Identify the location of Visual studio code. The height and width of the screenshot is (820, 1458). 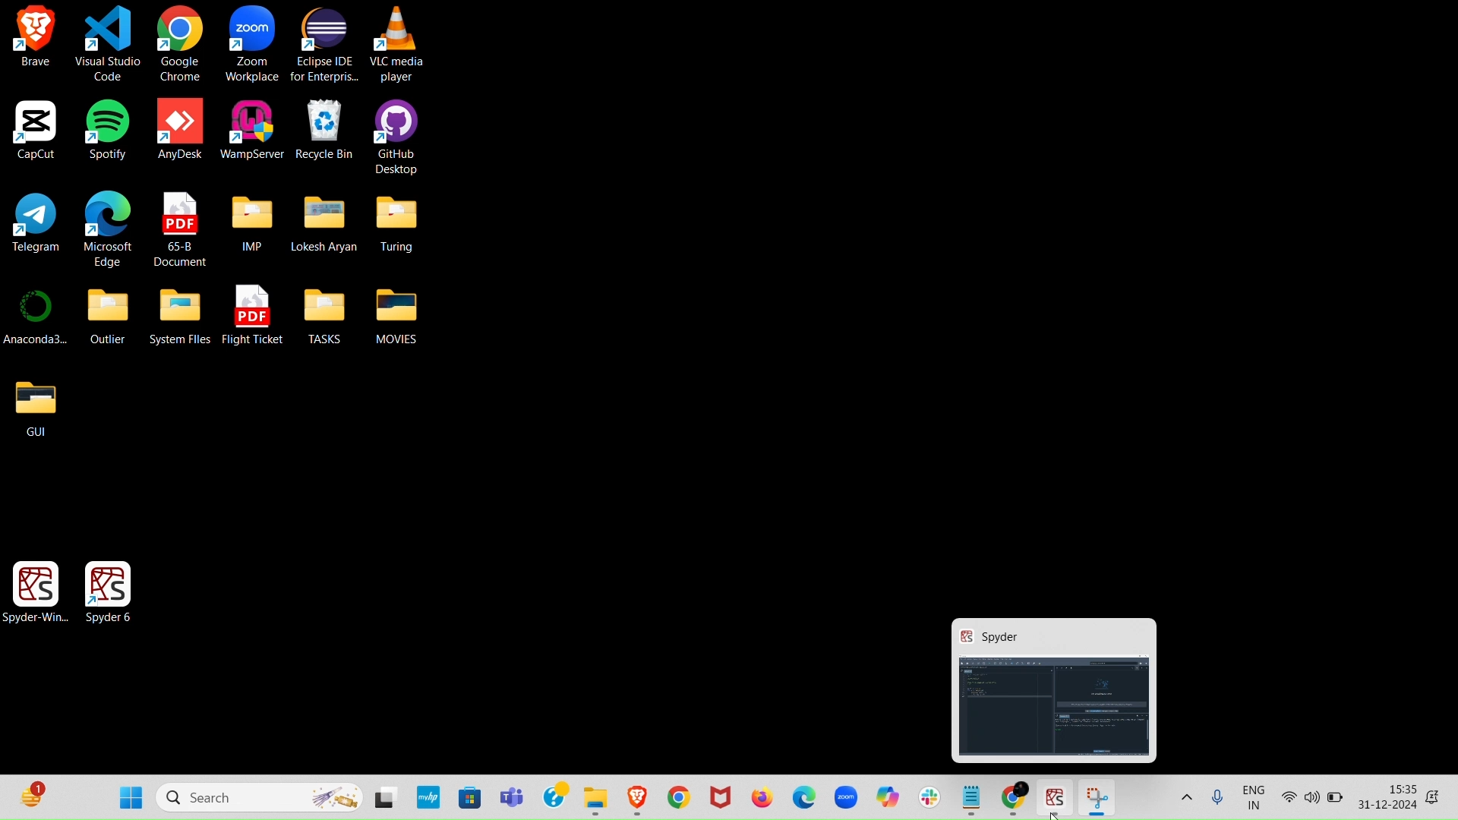
(108, 44).